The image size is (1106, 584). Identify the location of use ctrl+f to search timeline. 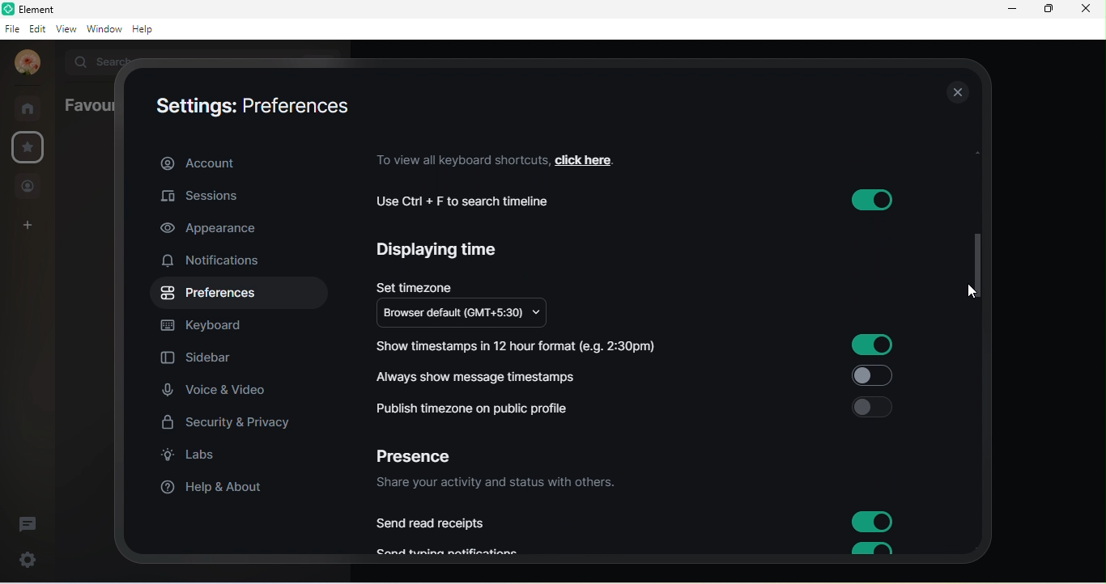
(473, 201).